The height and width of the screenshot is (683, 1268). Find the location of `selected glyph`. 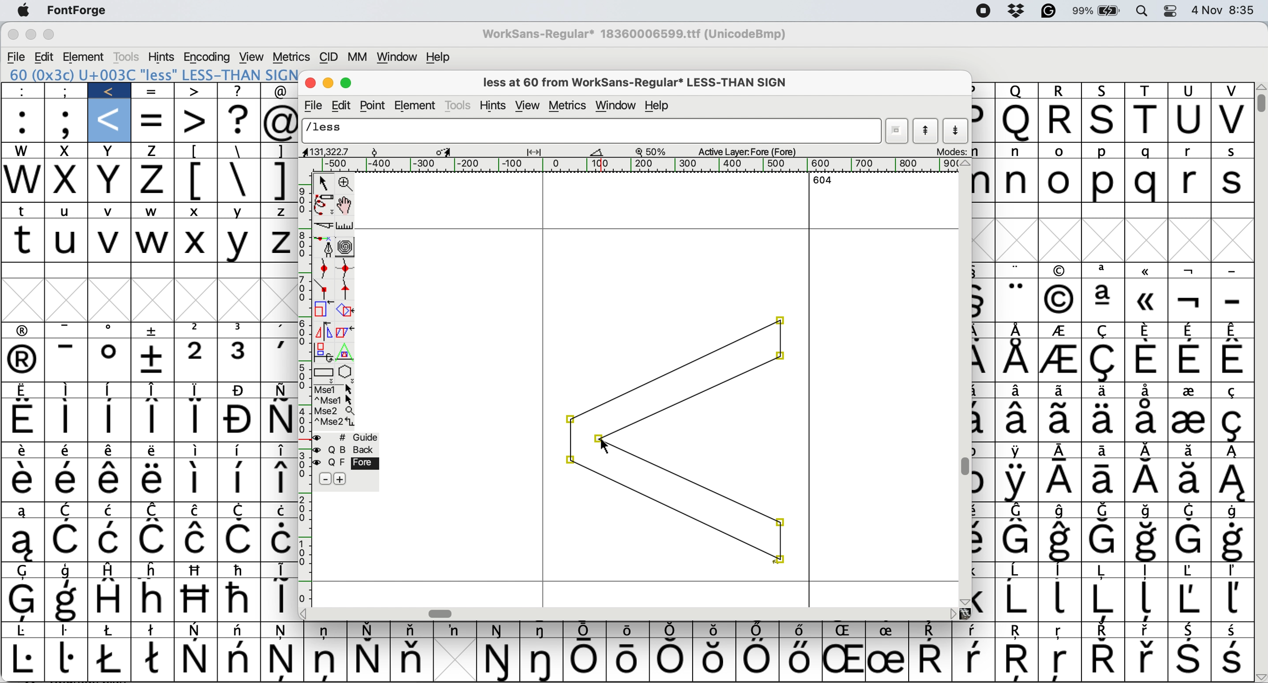

selected glyph is located at coordinates (678, 441).